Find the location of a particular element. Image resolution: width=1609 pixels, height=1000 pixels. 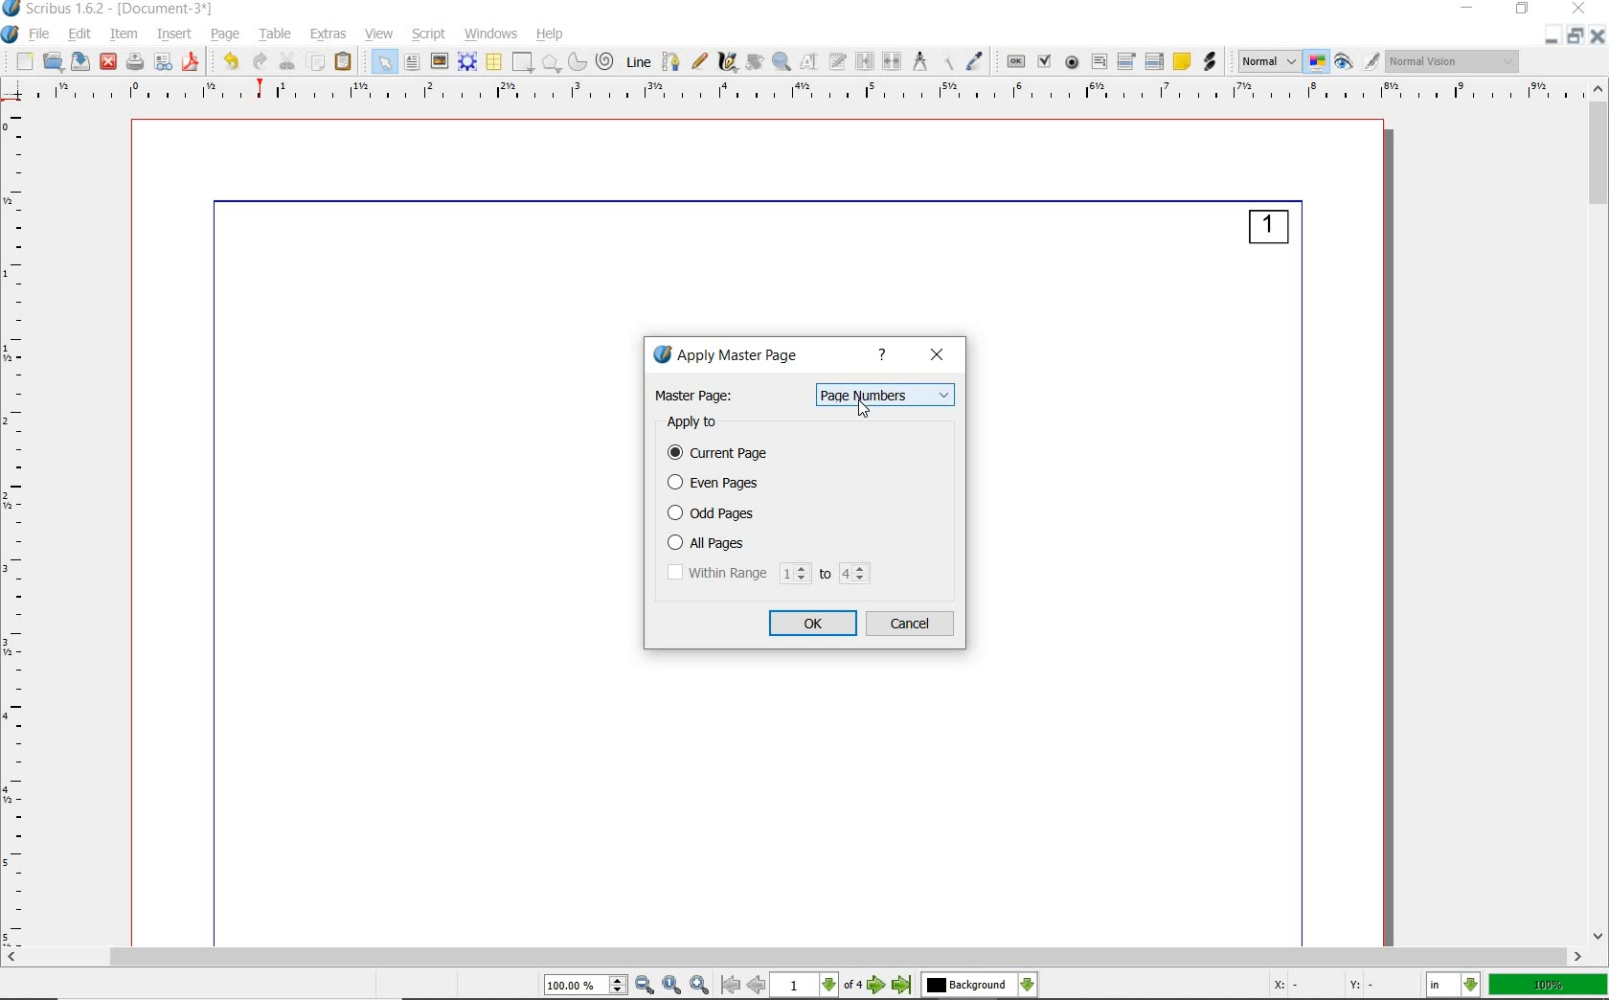

extras is located at coordinates (330, 34).